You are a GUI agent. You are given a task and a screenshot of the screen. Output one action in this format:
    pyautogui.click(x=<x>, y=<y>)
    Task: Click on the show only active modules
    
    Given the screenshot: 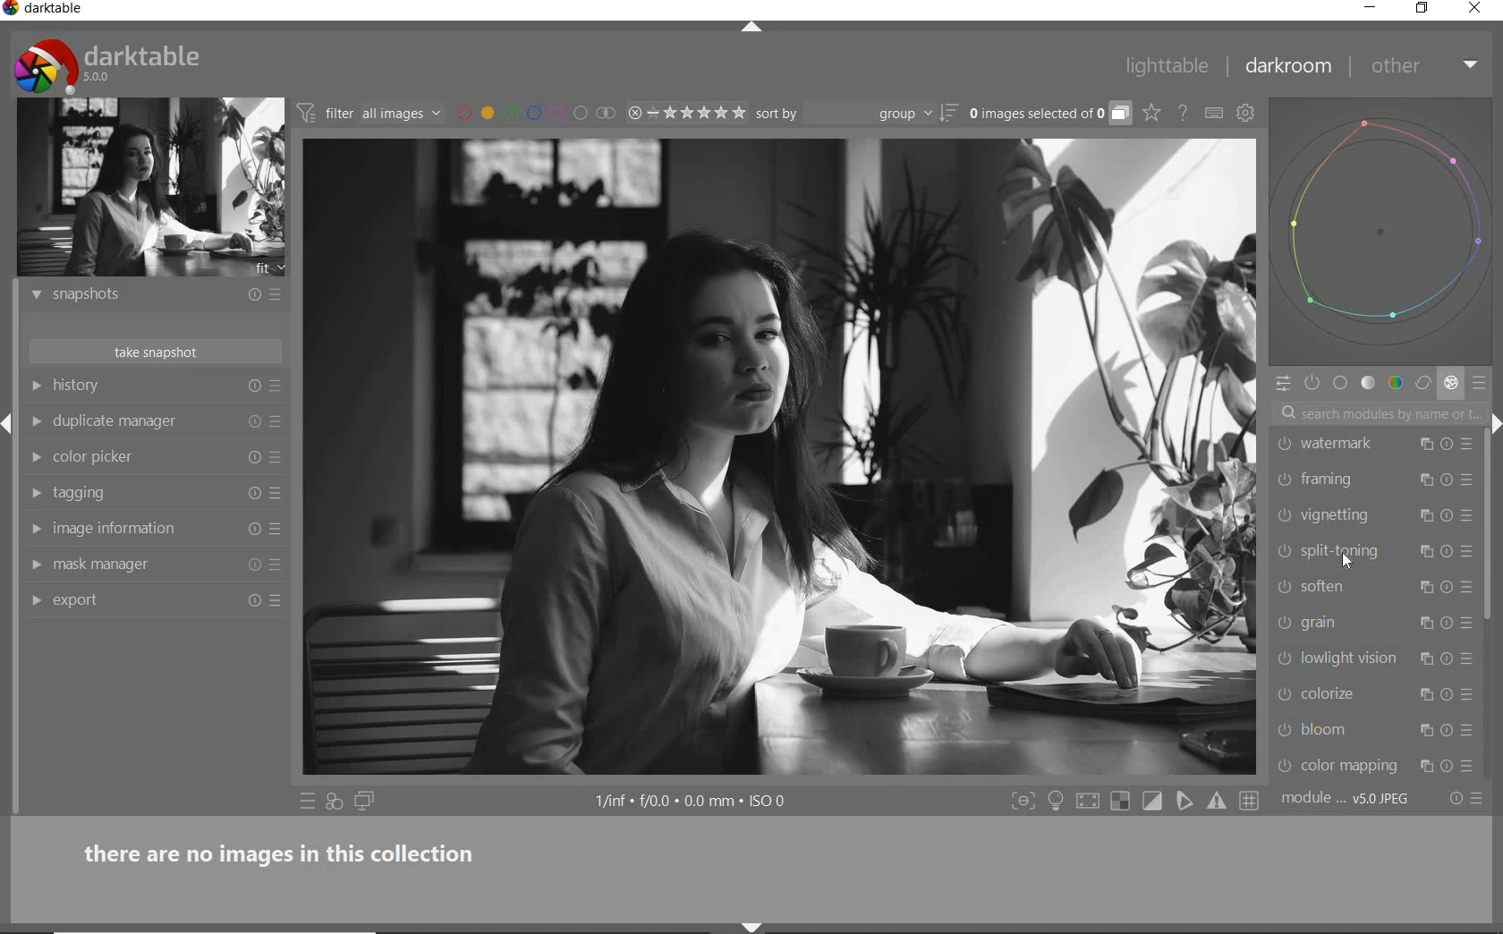 What is the action you would take?
    pyautogui.click(x=1313, y=384)
    